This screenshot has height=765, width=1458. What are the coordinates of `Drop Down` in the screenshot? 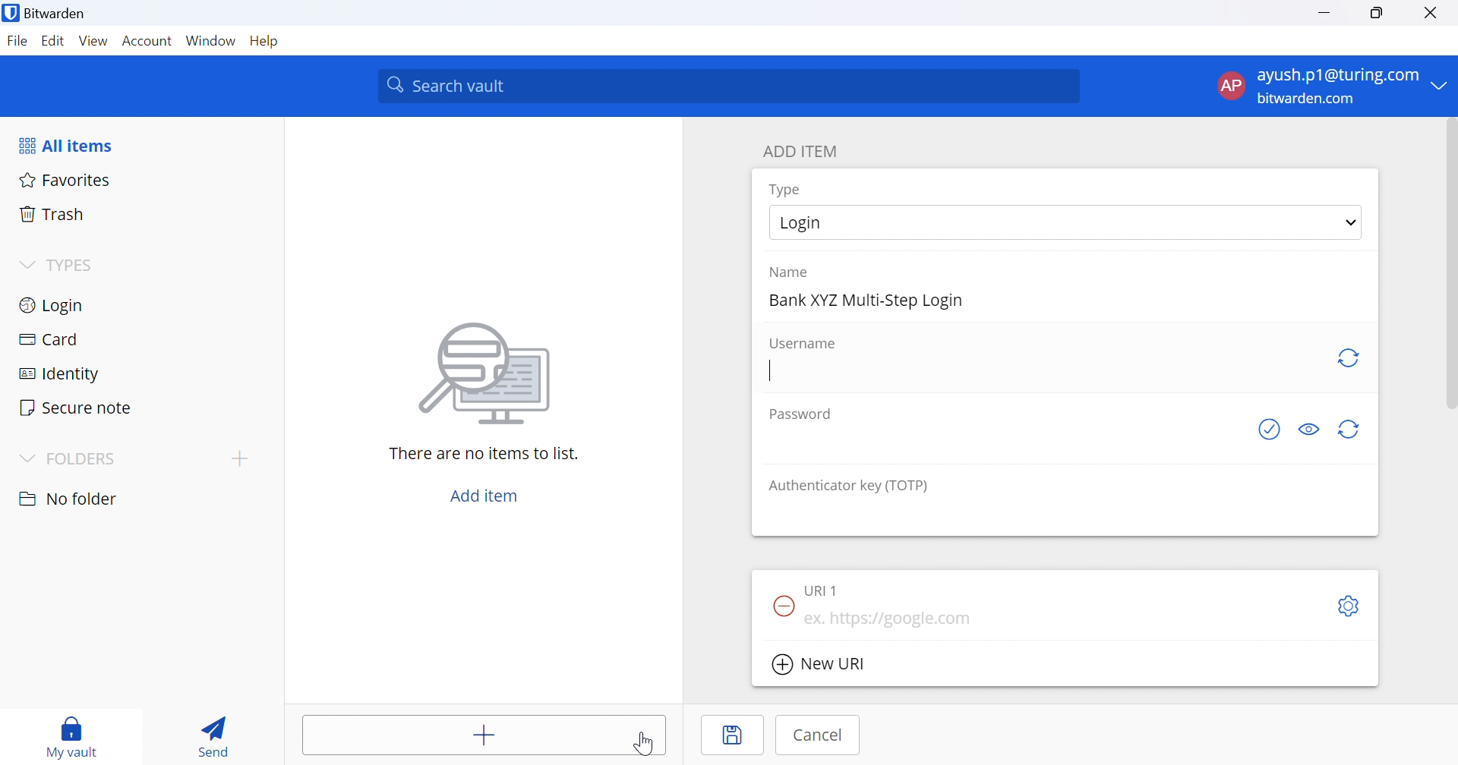 It's located at (28, 458).